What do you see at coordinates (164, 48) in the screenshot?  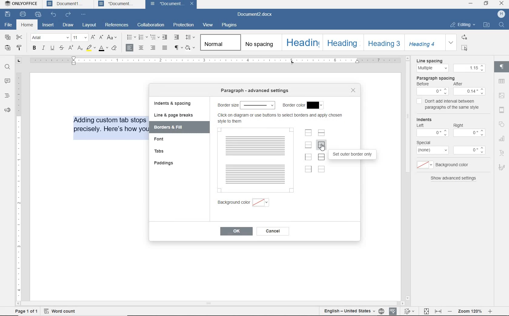 I see `justified` at bounding box center [164, 48].